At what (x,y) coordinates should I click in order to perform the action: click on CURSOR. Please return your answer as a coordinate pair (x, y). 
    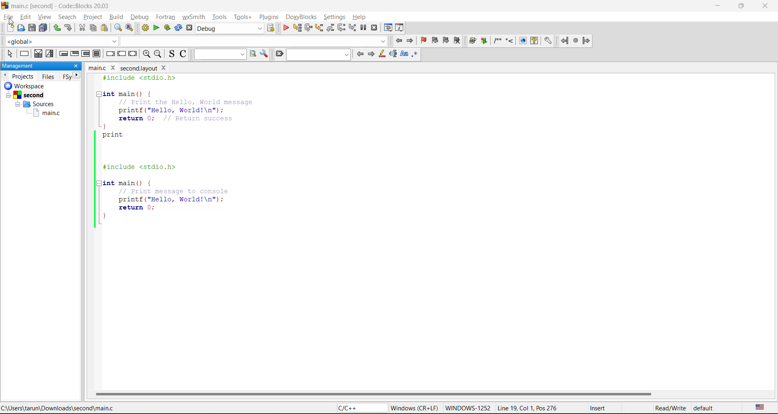
    Looking at the image, I should click on (13, 22).